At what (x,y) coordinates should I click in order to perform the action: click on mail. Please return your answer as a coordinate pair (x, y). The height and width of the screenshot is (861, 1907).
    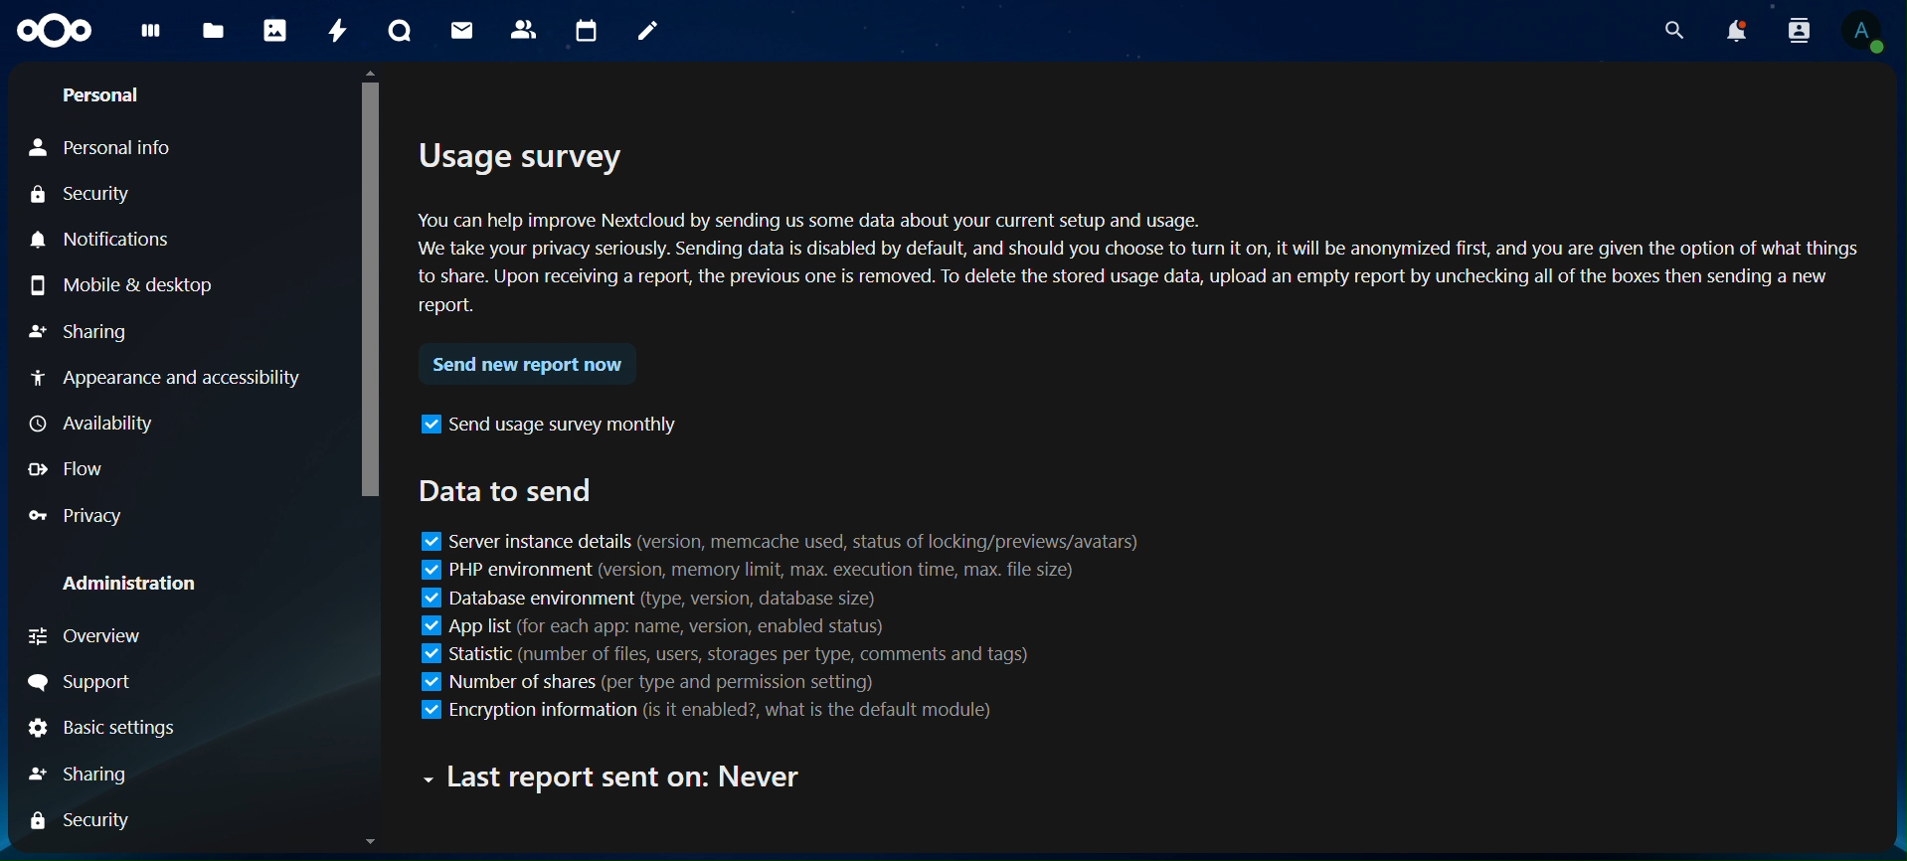
    Looking at the image, I should click on (462, 30).